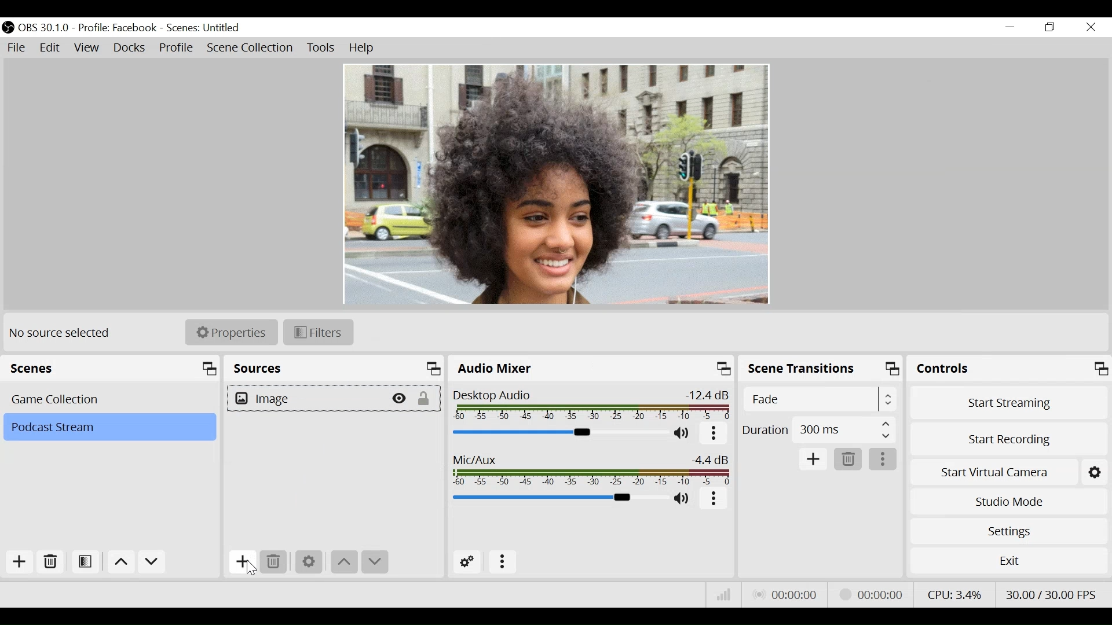 This screenshot has width=1112, height=625. Describe the element at coordinates (813, 459) in the screenshot. I see `Add Scene Transition` at that location.